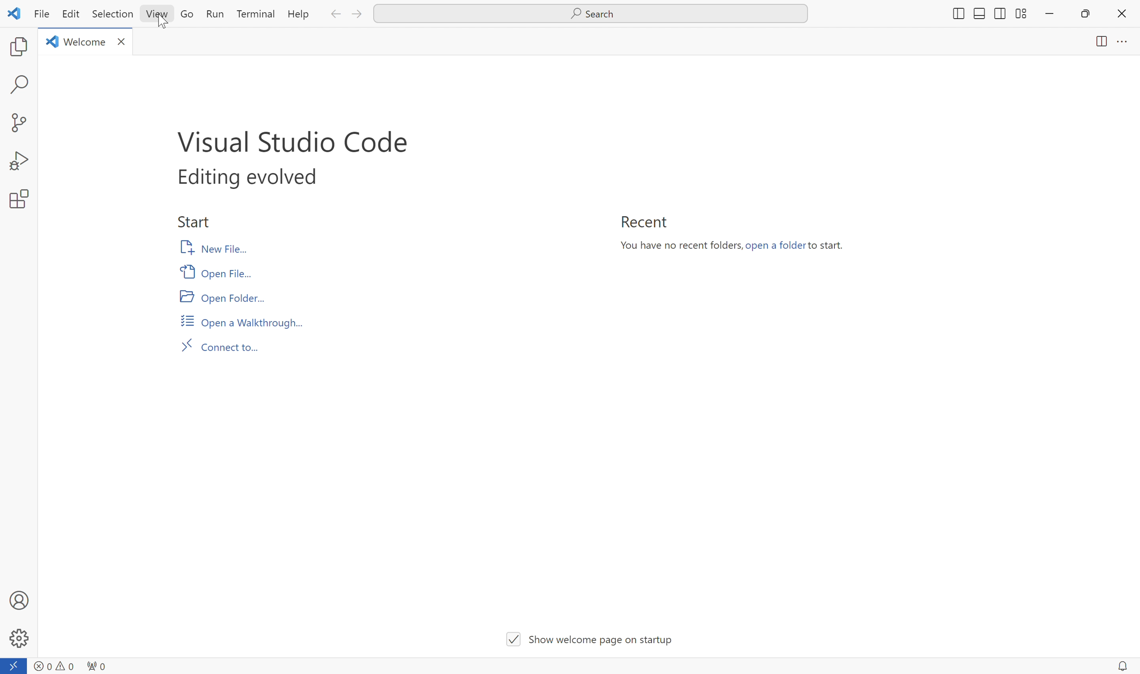  I want to click on restore down, so click(1090, 16).